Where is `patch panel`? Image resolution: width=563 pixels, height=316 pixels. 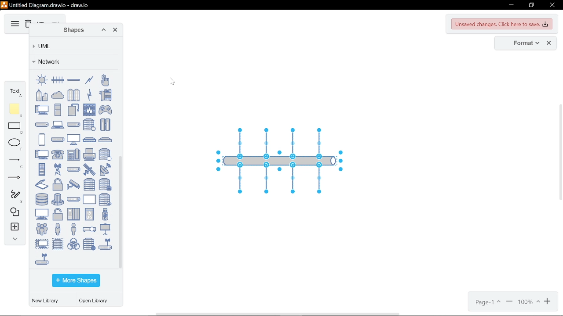 patch panel is located at coordinates (105, 140).